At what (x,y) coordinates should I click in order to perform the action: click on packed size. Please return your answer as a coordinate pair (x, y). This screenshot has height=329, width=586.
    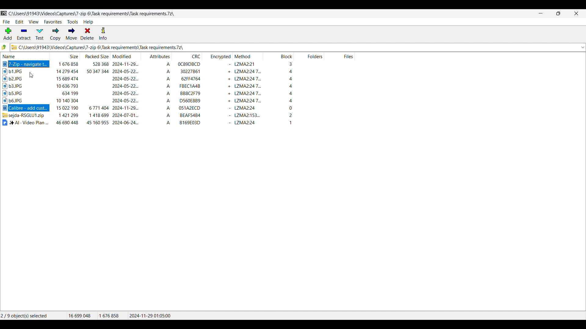
    Looking at the image, I should click on (96, 94).